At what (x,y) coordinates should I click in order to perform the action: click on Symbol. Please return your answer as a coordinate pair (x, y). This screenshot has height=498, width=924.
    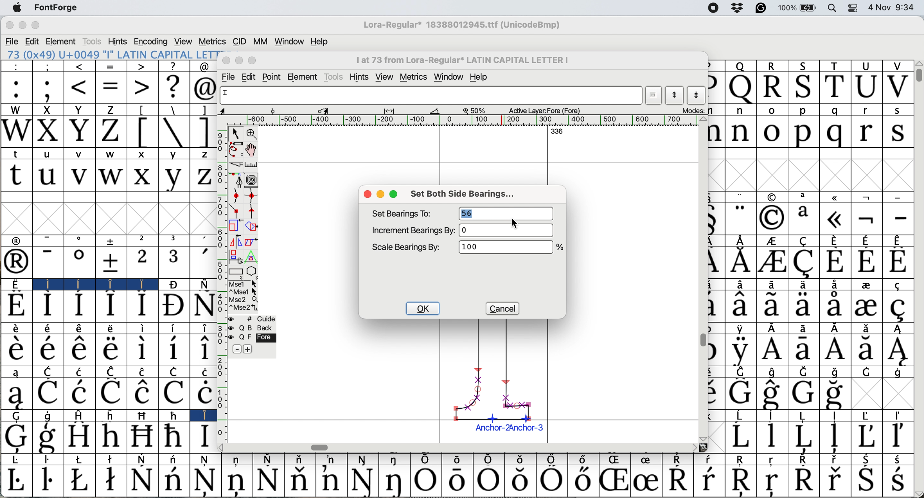
    Looking at the image, I should click on (205, 283).